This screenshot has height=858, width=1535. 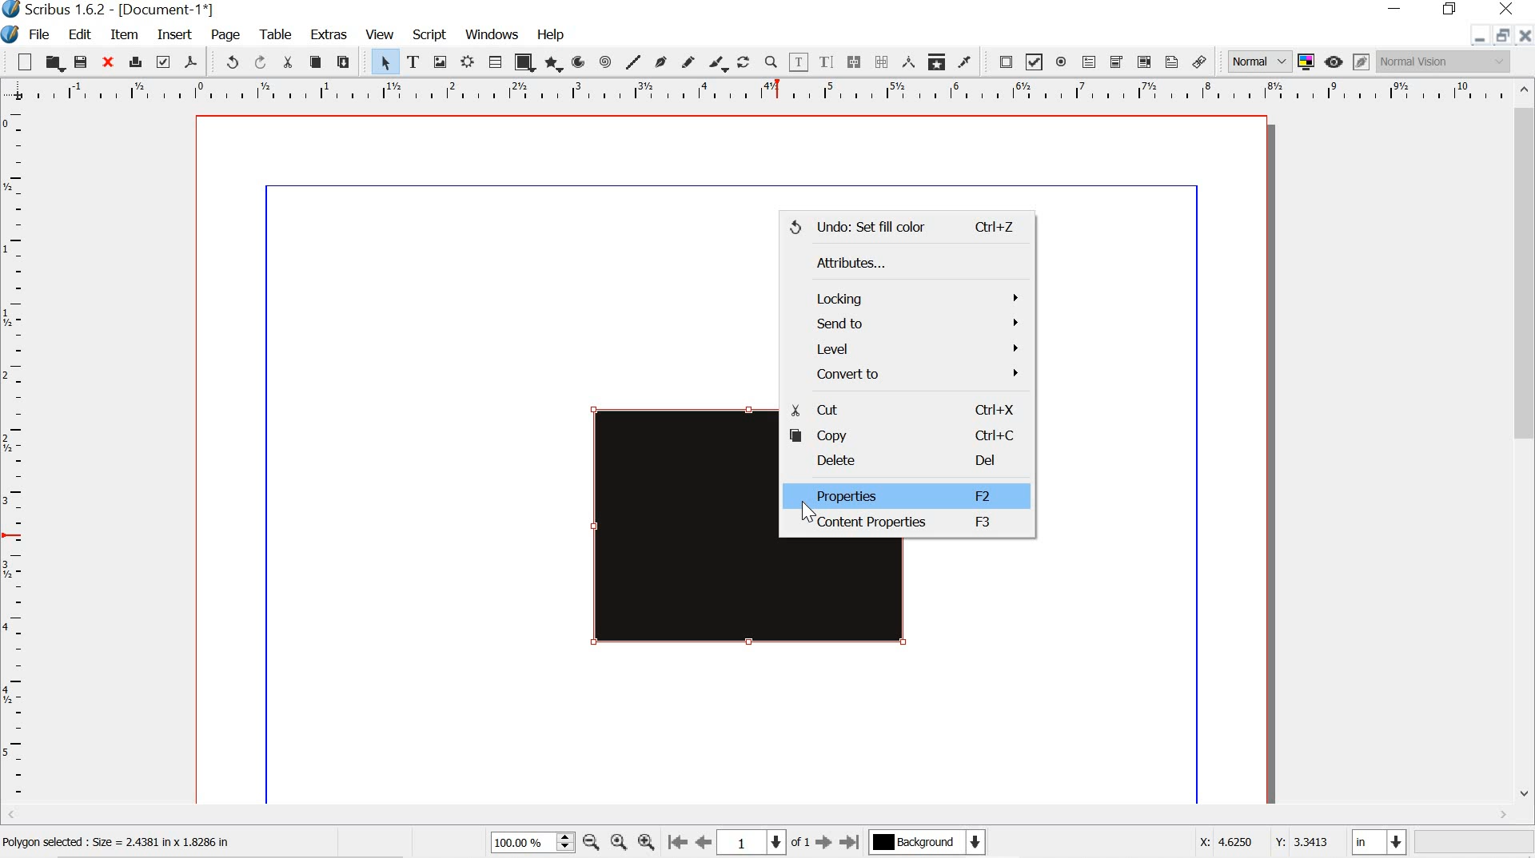 I want to click on Background, so click(x=927, y=843).